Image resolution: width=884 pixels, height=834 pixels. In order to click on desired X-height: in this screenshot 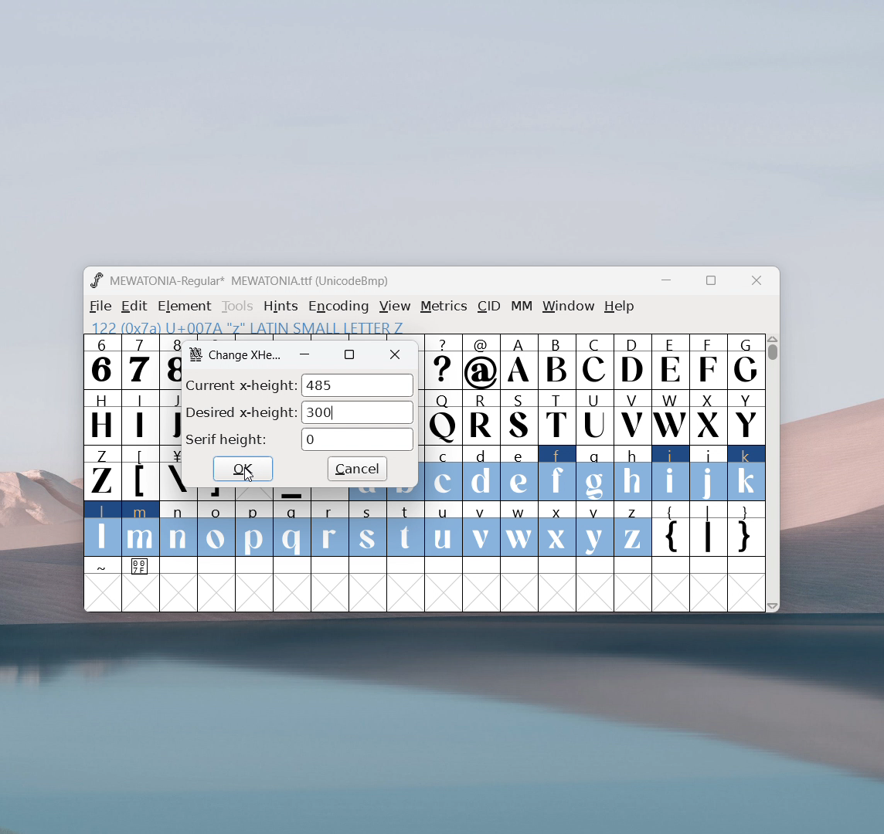, I will do `click(241, 412)`.